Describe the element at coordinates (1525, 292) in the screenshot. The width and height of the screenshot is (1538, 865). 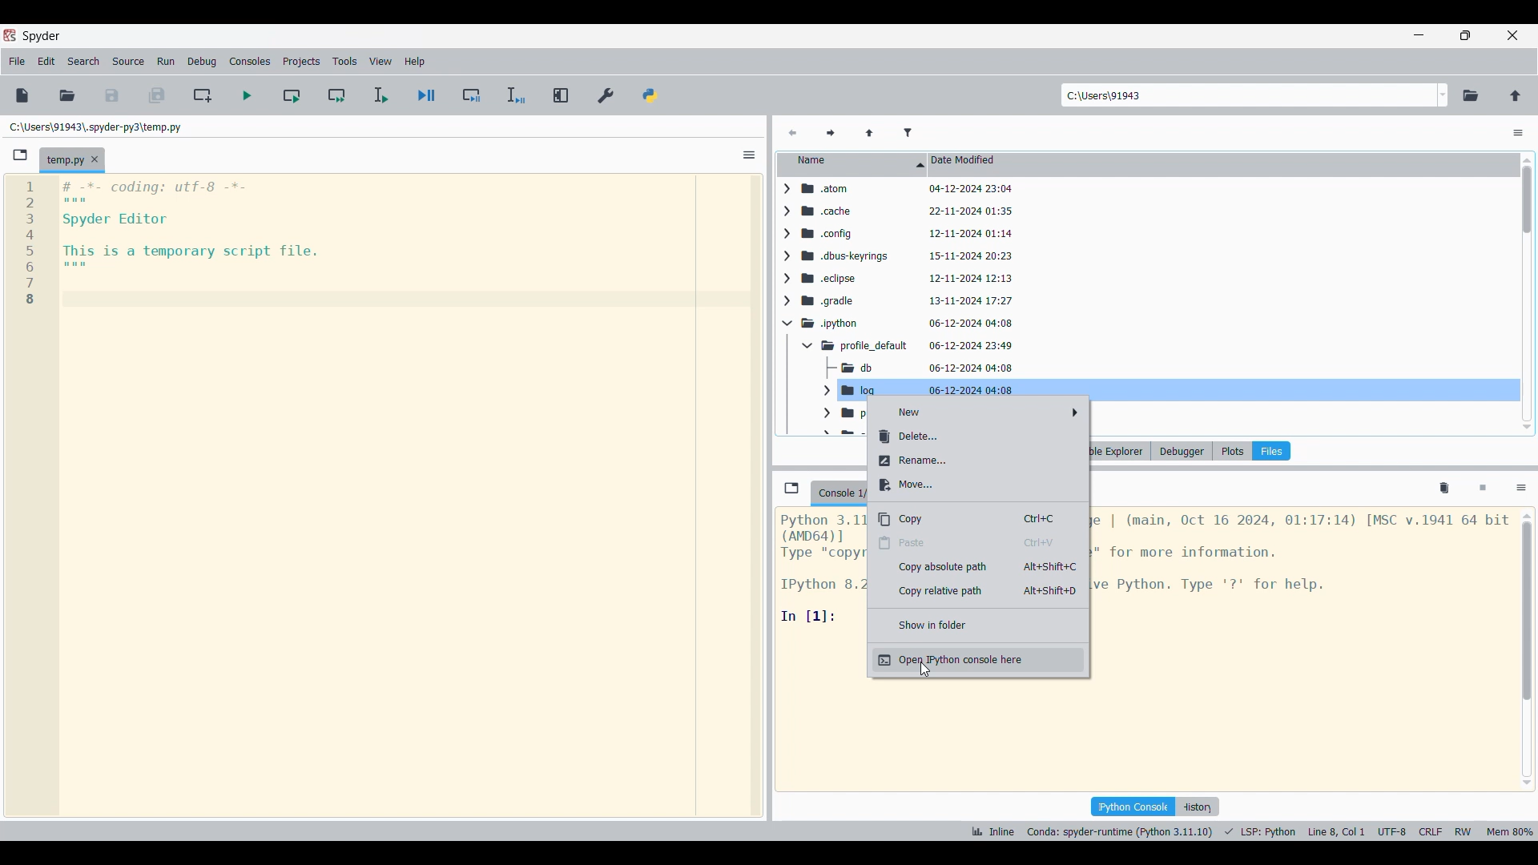
I see `scrollbar` at that location.